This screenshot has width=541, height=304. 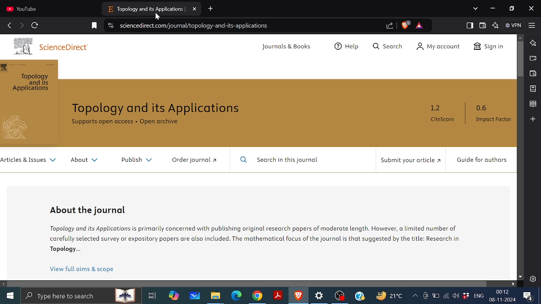 I want to click on Start, so click(x=9, y=294).